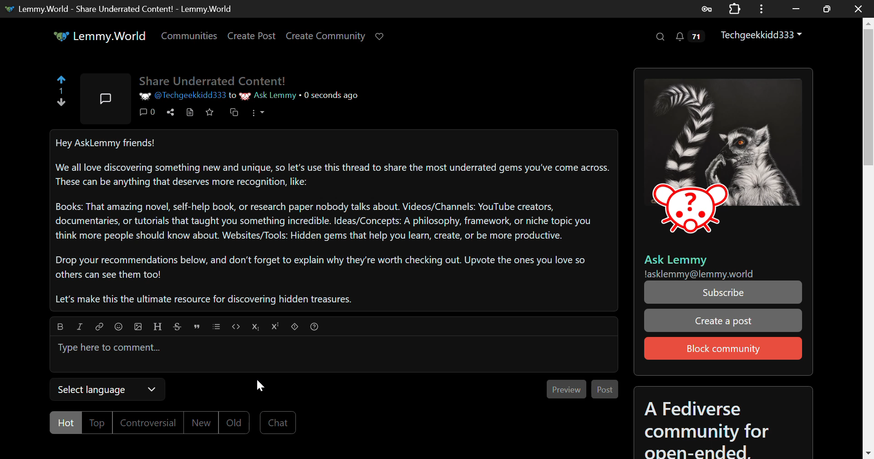  What do you see at coordinates (334, 355) in the screenshot?
I see `Comment Drafting Workspace` at bounding box center [334, 355].